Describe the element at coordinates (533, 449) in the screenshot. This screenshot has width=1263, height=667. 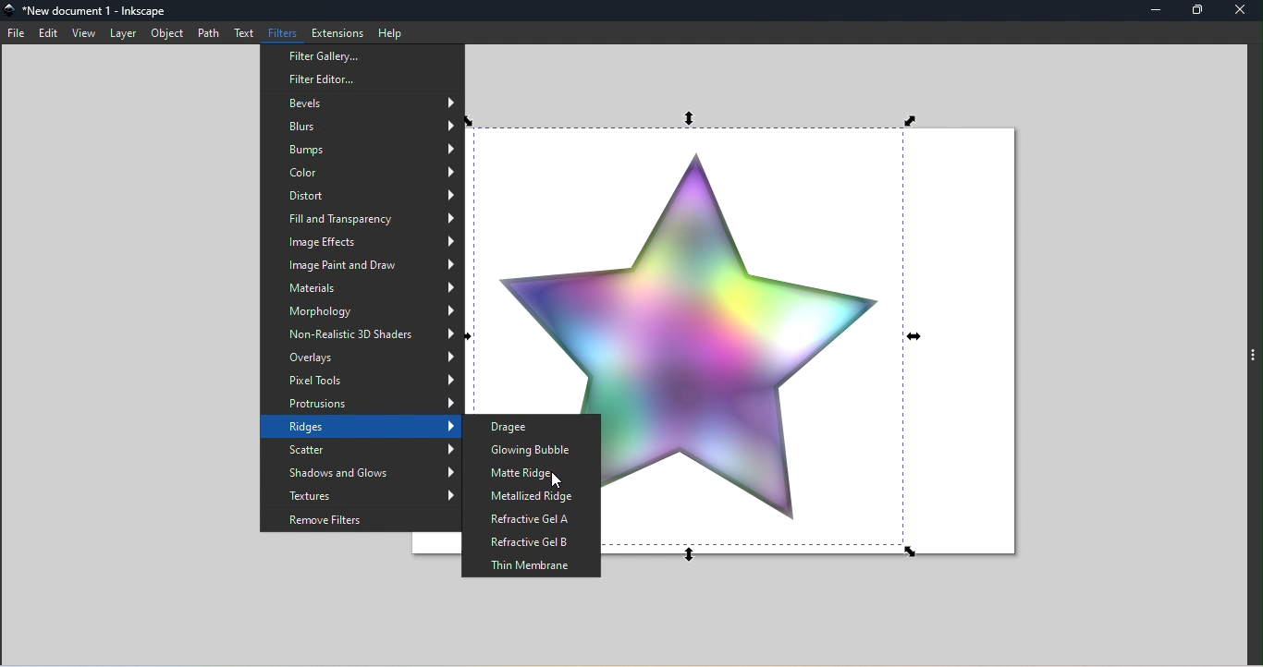
I see `Glowing` at that location.